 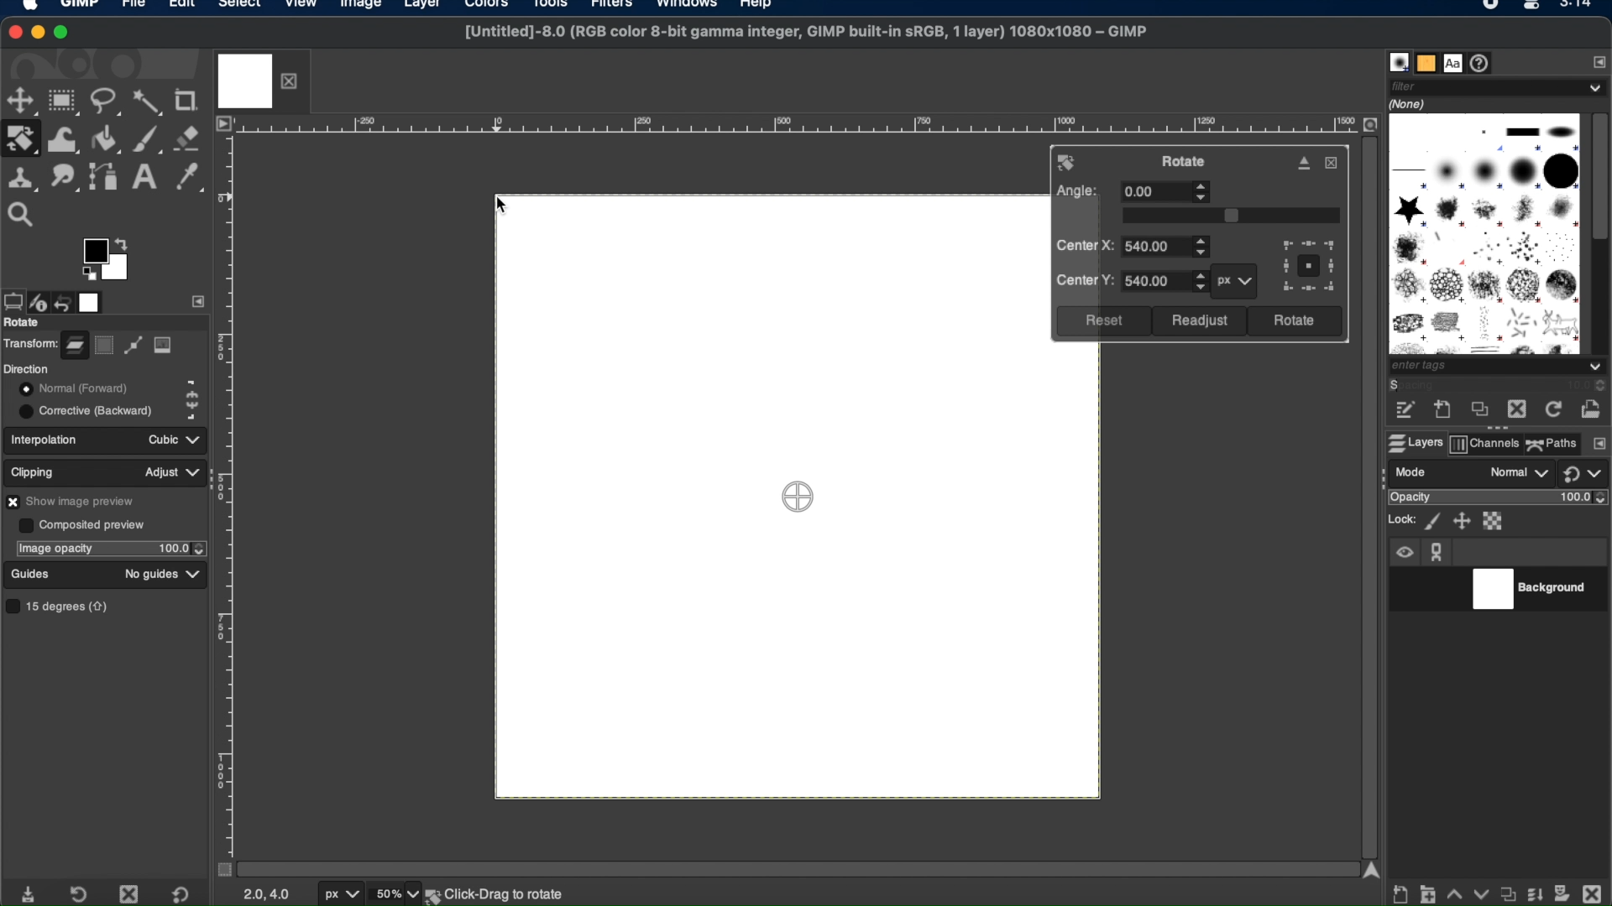 What do you see at coordinates (1200, 321) in the screenshot?
I see `readjust` at bounding box center [1200, 321].